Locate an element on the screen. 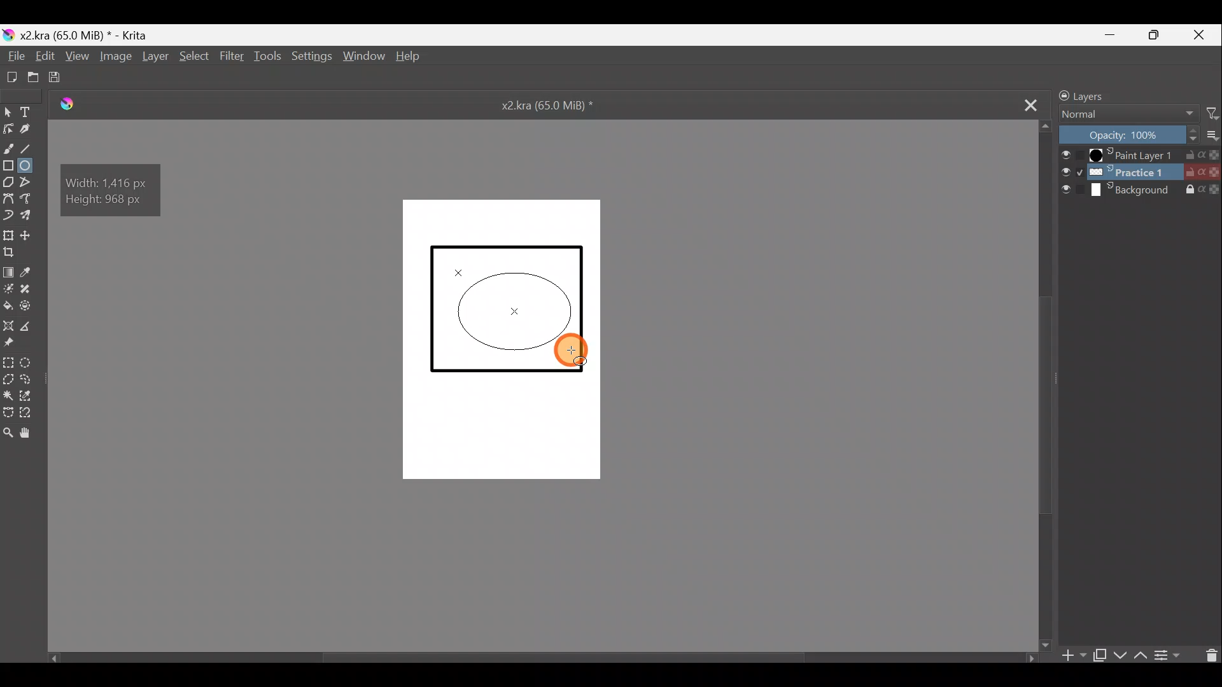 The height and width of the screenshot is (687, 1222). Cursor is located at coordinates (572, 351).